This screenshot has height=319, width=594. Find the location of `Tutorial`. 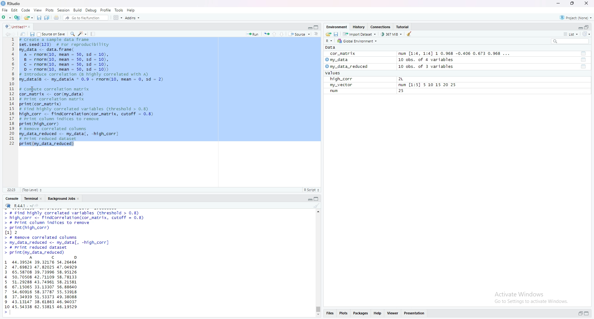

Tutorial is located at coordinates (403, 27).